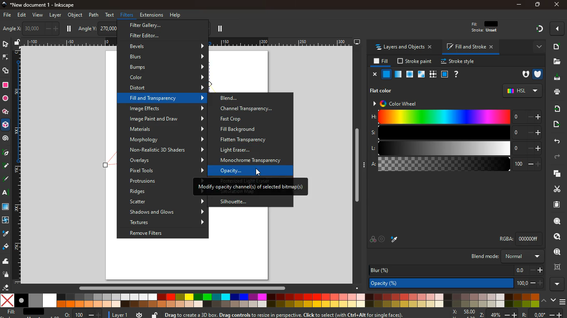  Describe the element at coordinates (485, 29) in the screenshot. I see `filt` at that location.